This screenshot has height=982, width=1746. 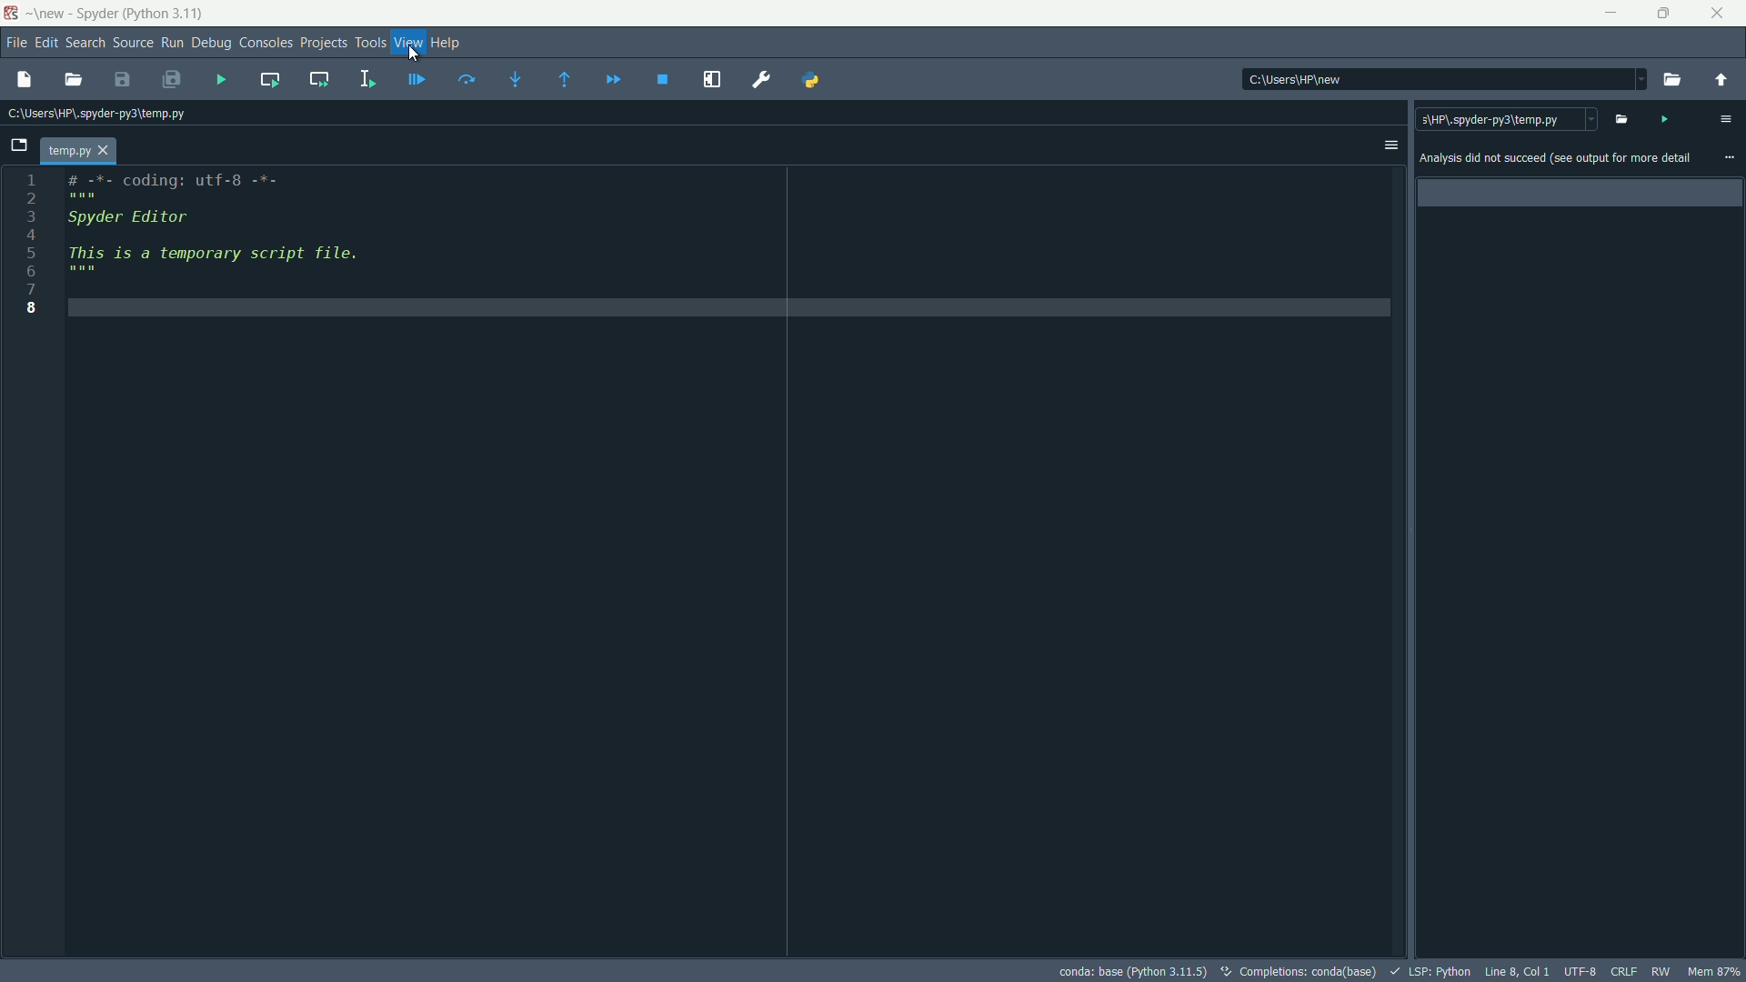 What do you see at coordinates (35, 236) in the screenshot?
I see `4` at bounding box center [35, 236].